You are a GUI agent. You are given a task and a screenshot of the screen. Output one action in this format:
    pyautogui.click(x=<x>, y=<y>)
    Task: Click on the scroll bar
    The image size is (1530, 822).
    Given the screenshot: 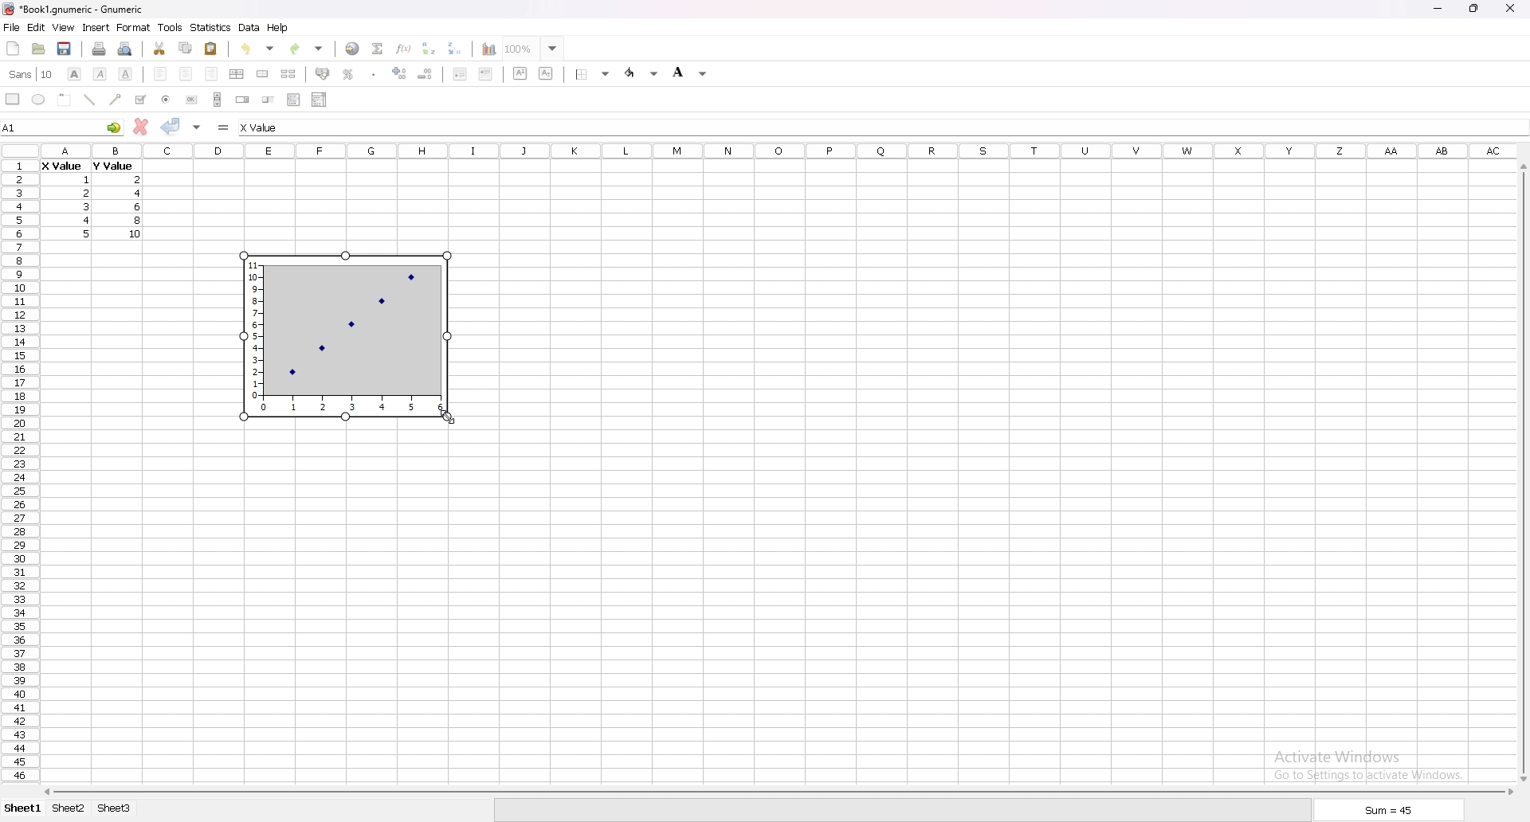 What is the action you would take?
    pyautogui.click(x=1521, y=472)
    